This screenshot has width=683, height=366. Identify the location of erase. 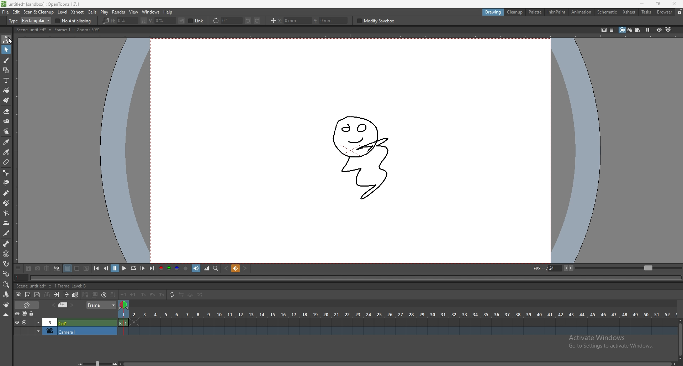
(6, 112).